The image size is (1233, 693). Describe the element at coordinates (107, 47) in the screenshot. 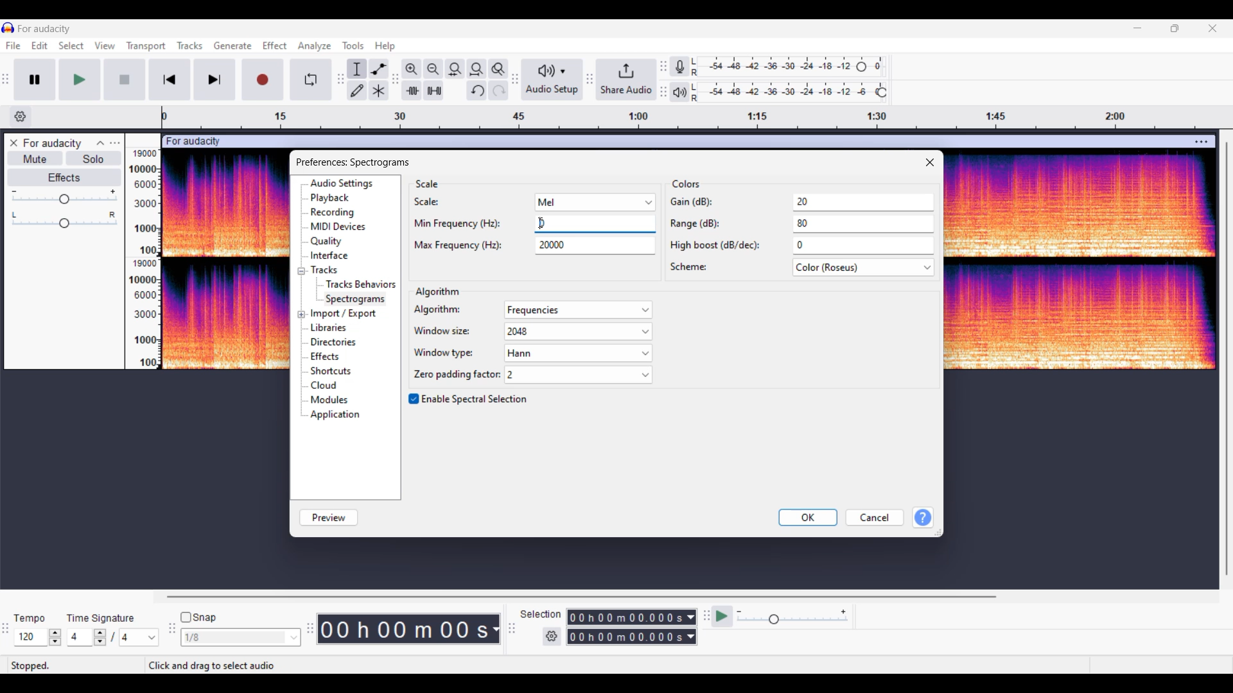

I see `View menu` at that location.